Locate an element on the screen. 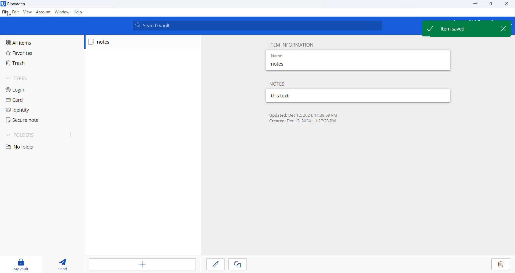 The height and width of the screenshot is (273, 515). folder is located at coordinates (39, 135).